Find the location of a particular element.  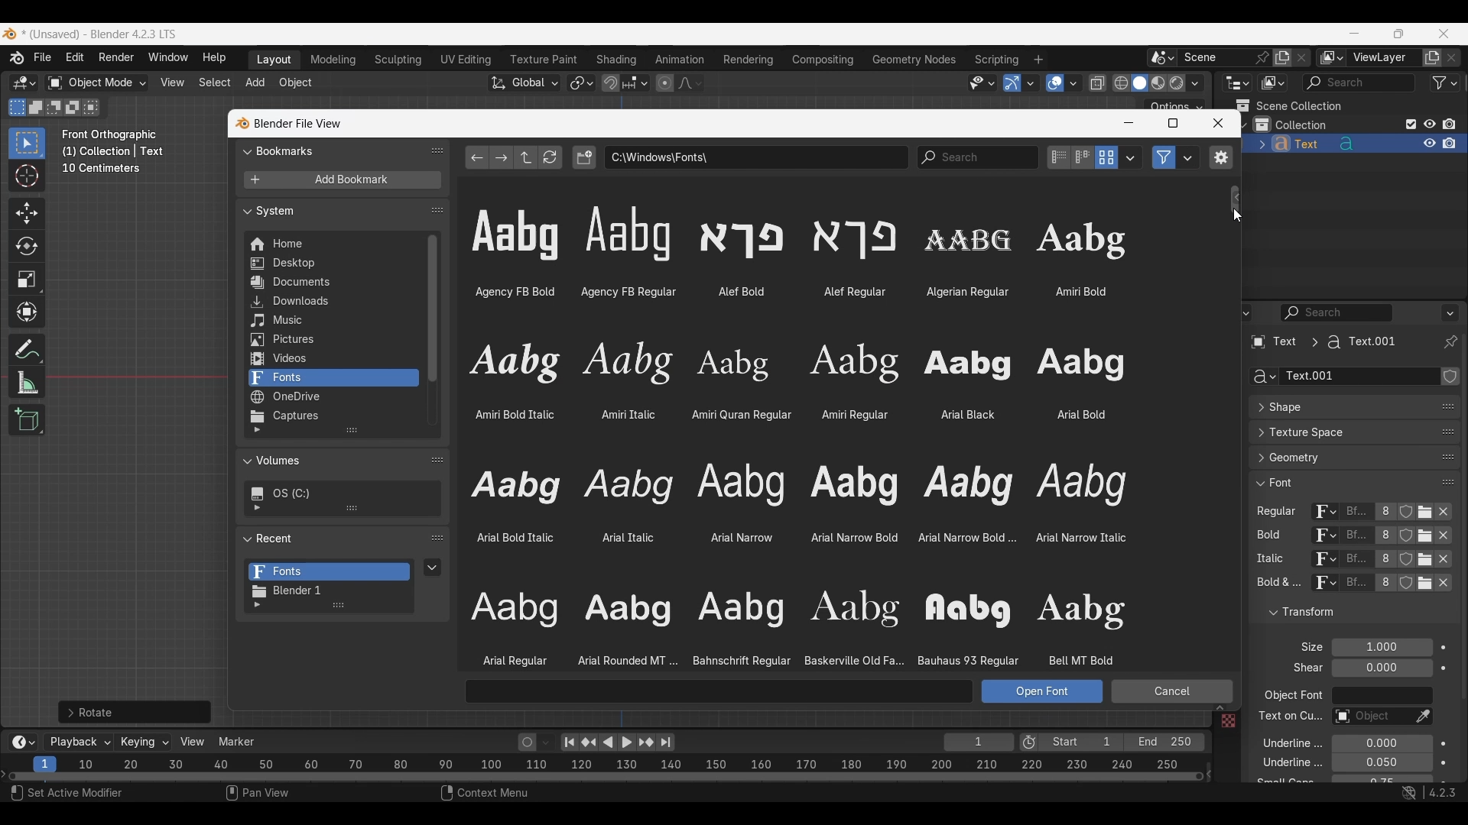

Change order in the list is located at coordinates (1448, 630).